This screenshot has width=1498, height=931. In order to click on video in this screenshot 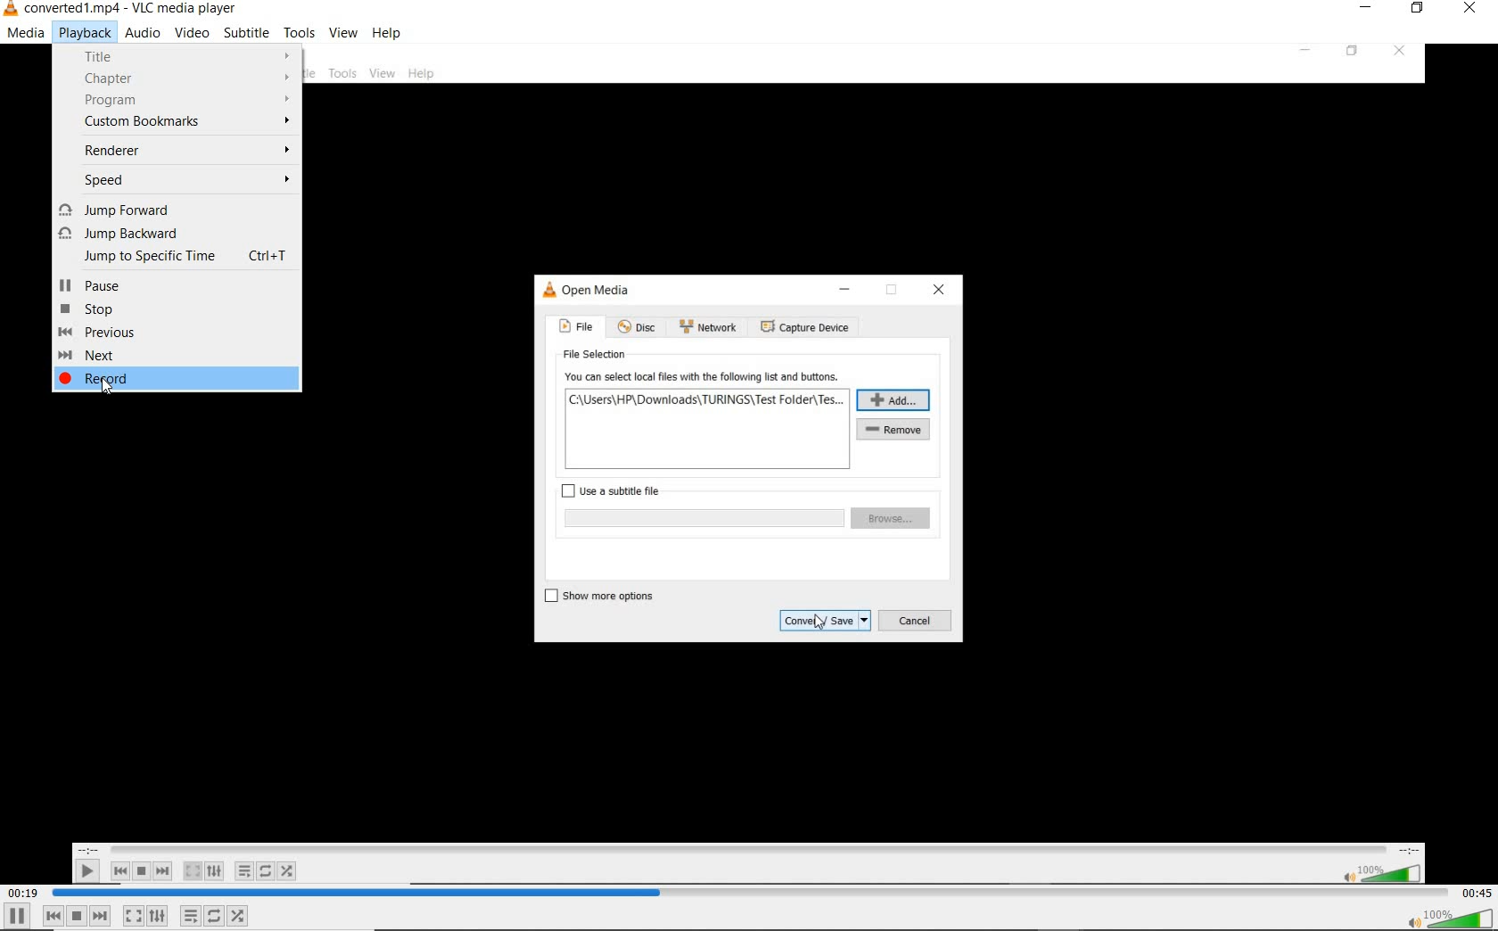, I will do `click(191, 33)`.